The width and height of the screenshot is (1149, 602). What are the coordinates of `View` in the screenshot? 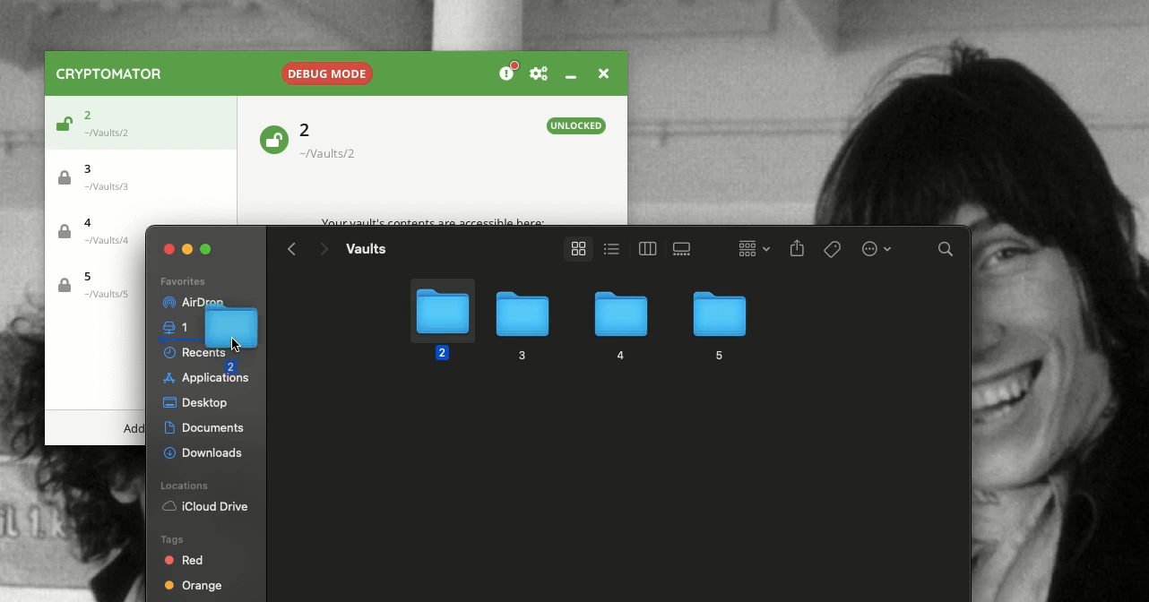 It's located at (574, 249).